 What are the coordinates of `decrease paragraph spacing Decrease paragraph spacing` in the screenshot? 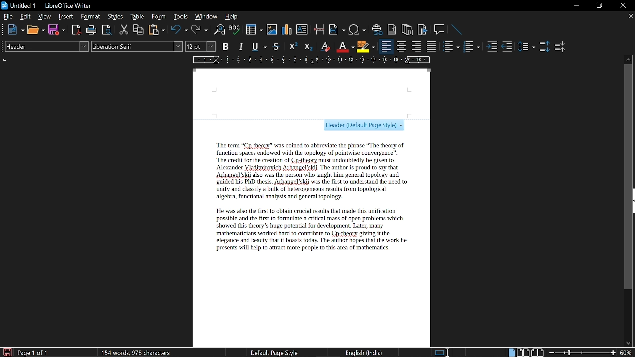 It's located at (561, 46).